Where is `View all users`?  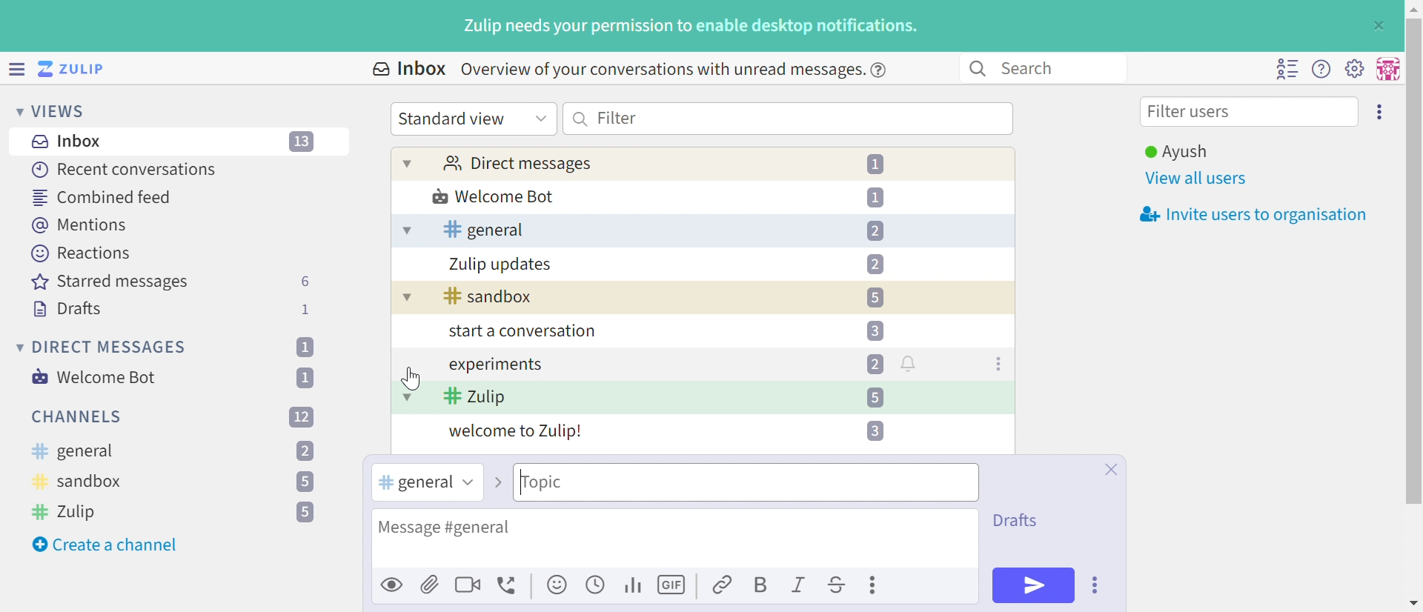
View all users is located at coordinates (1197, 179).